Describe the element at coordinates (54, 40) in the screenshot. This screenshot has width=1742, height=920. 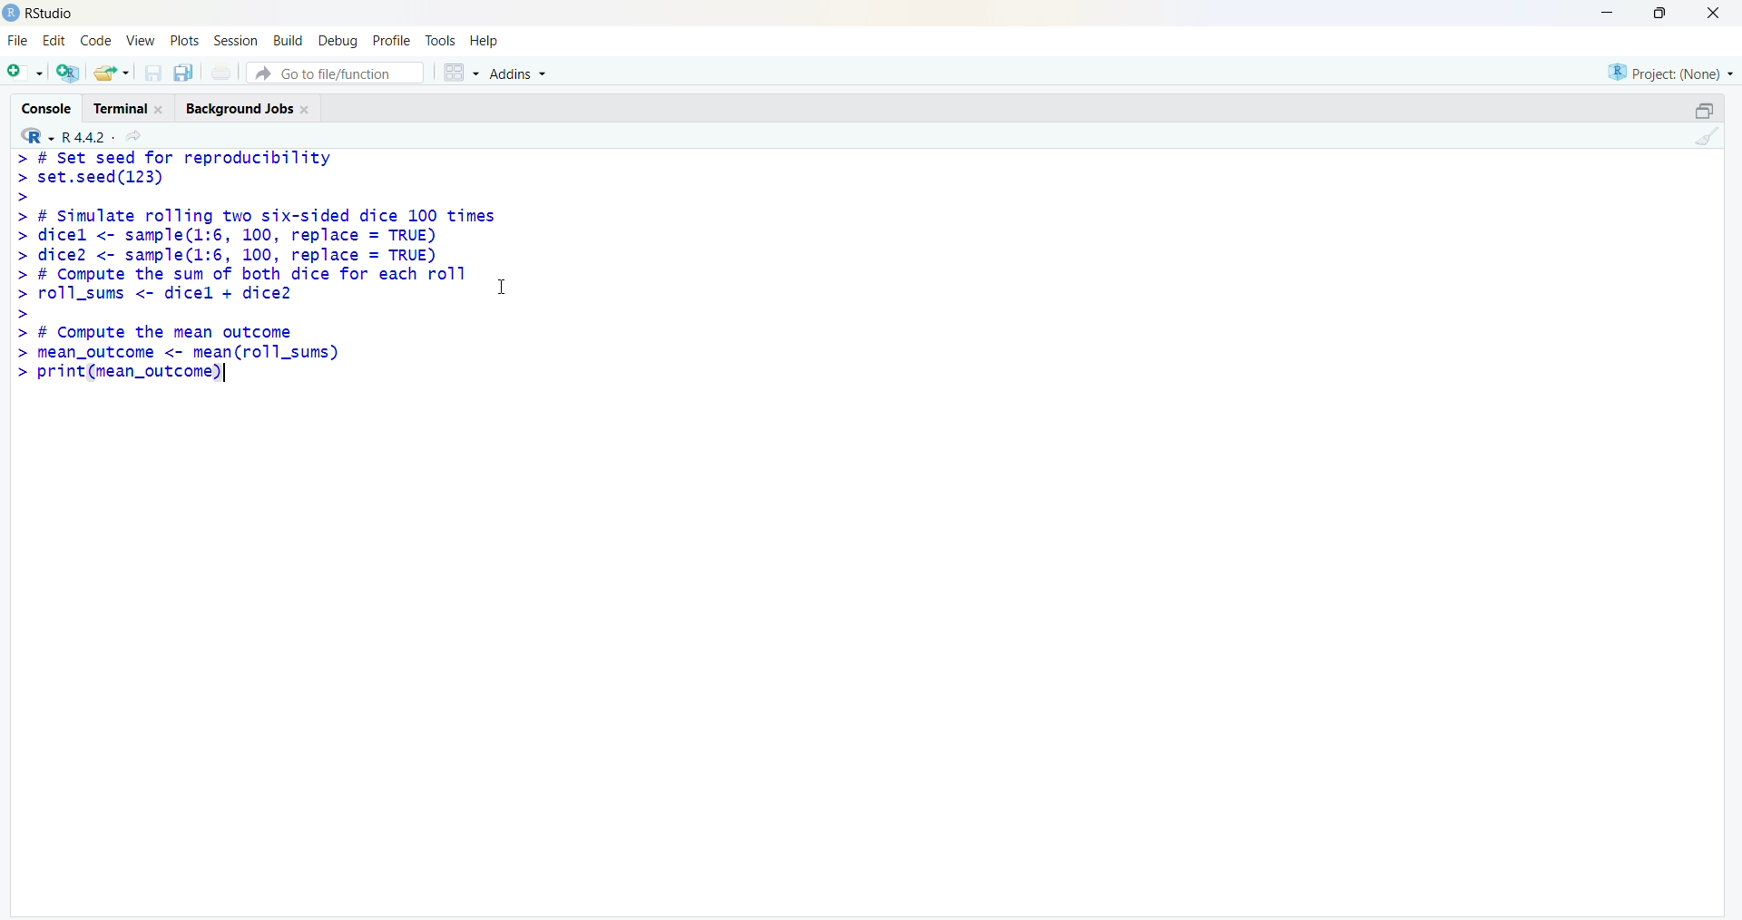
I see `edit` at that location.